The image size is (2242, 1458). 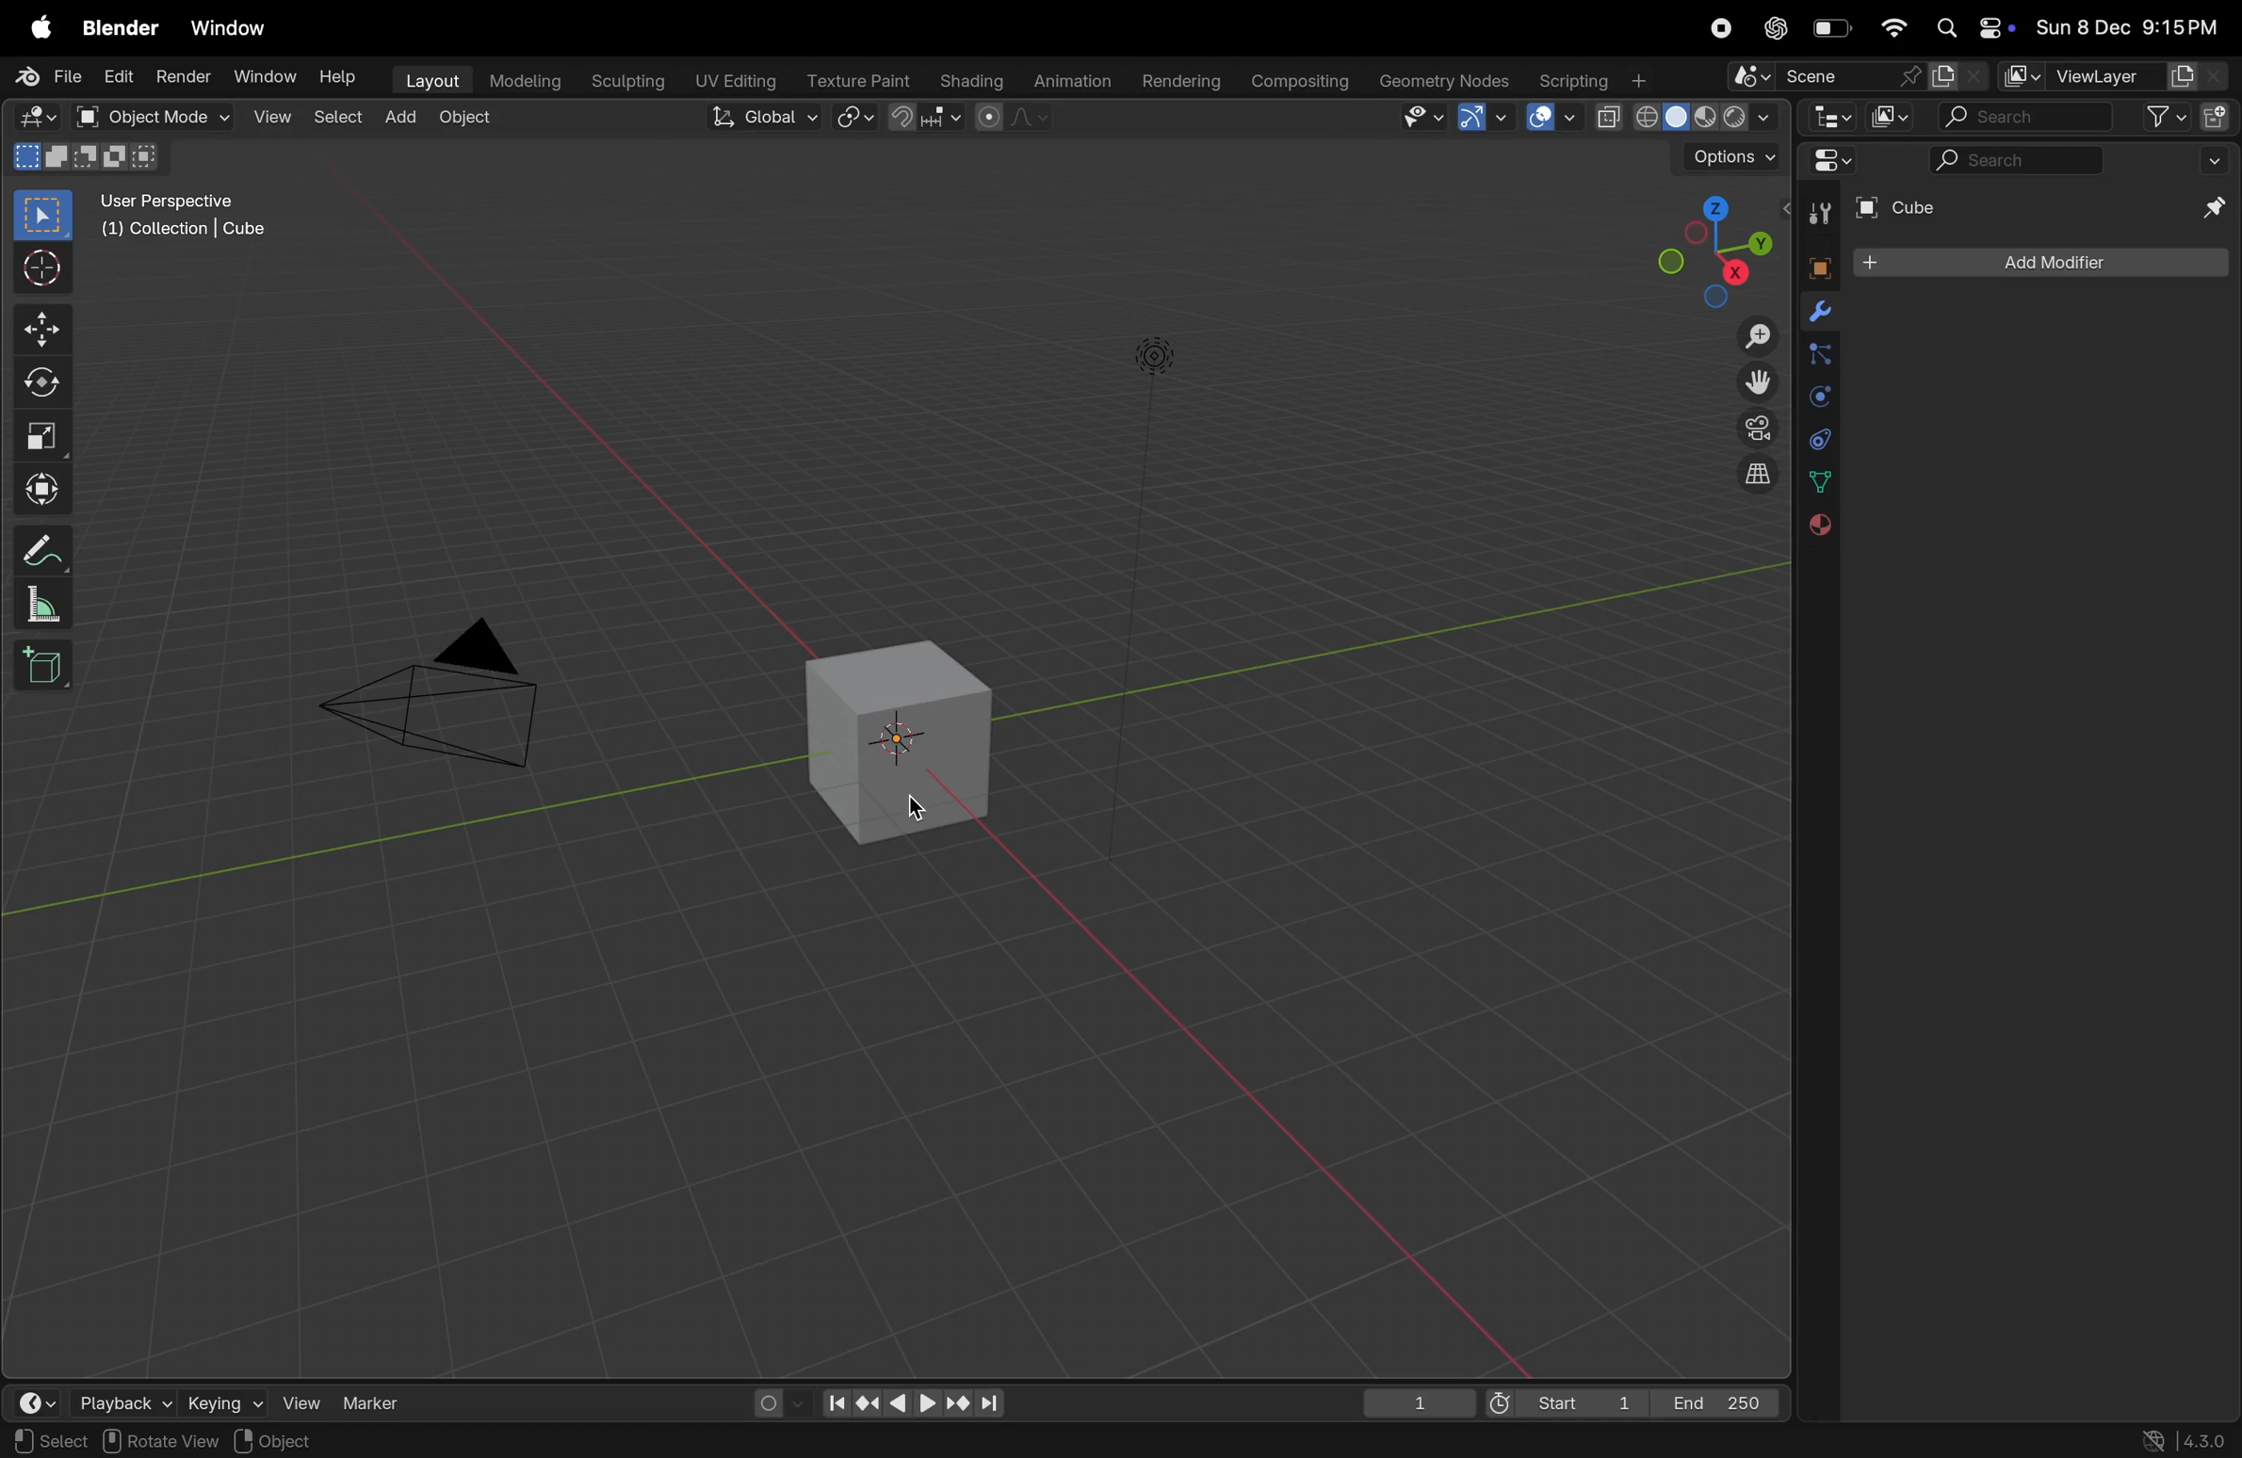 I want to click on searchbar, so click(x=2020, y=162).